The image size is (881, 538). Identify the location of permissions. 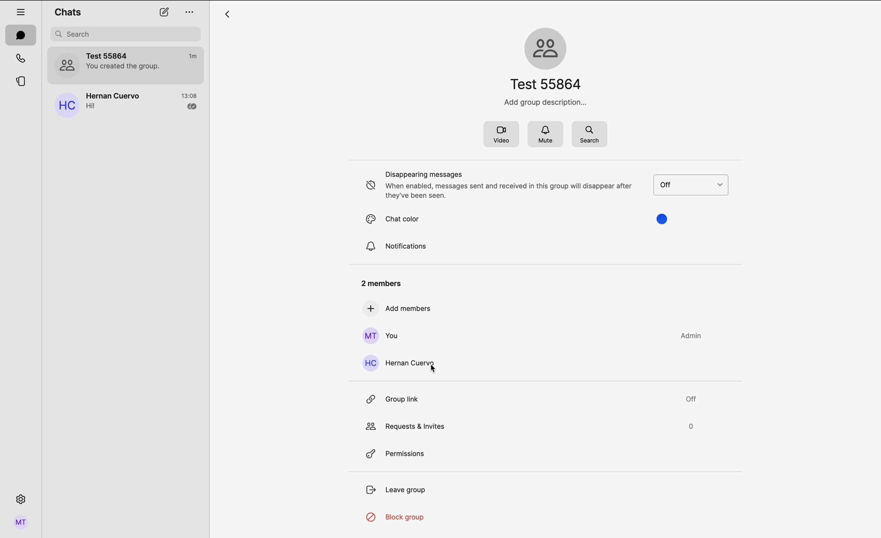
(394, 454).